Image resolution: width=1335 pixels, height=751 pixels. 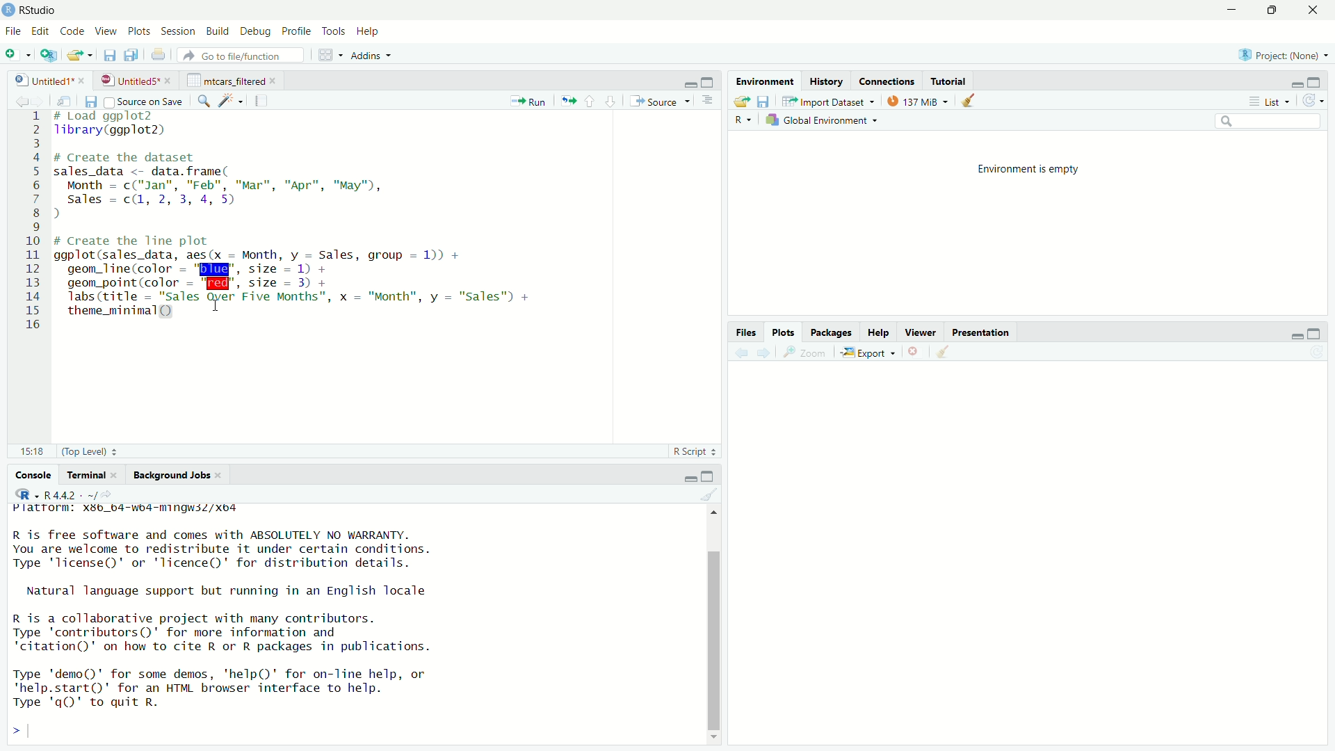 I want to click on forward, so click(x=765, y=353).